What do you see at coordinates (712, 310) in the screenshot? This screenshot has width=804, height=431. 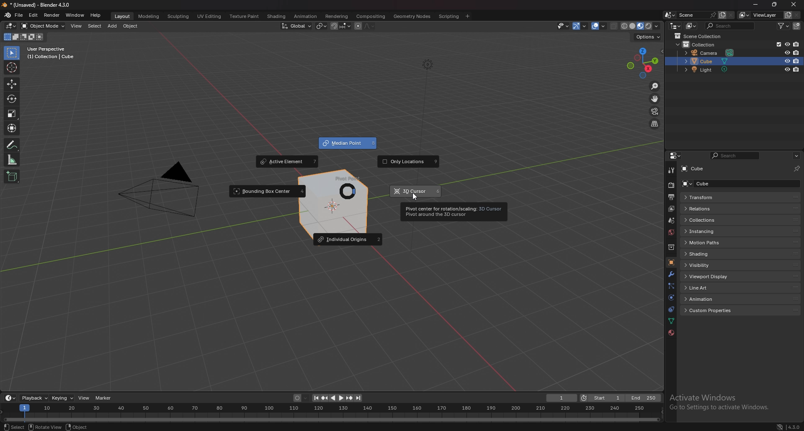 I see `custom properties` at bounding box center [712, 310].